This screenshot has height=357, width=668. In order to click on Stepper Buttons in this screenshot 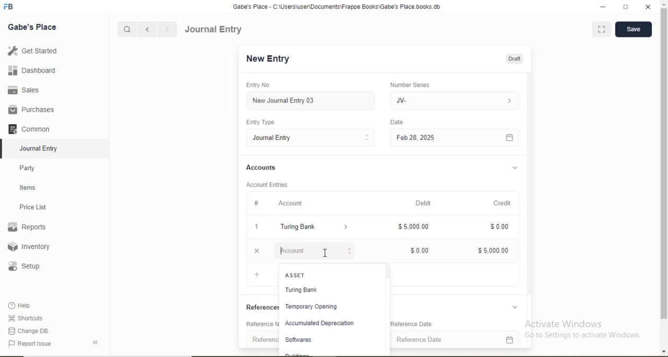, I will do `click(349, 251)`.